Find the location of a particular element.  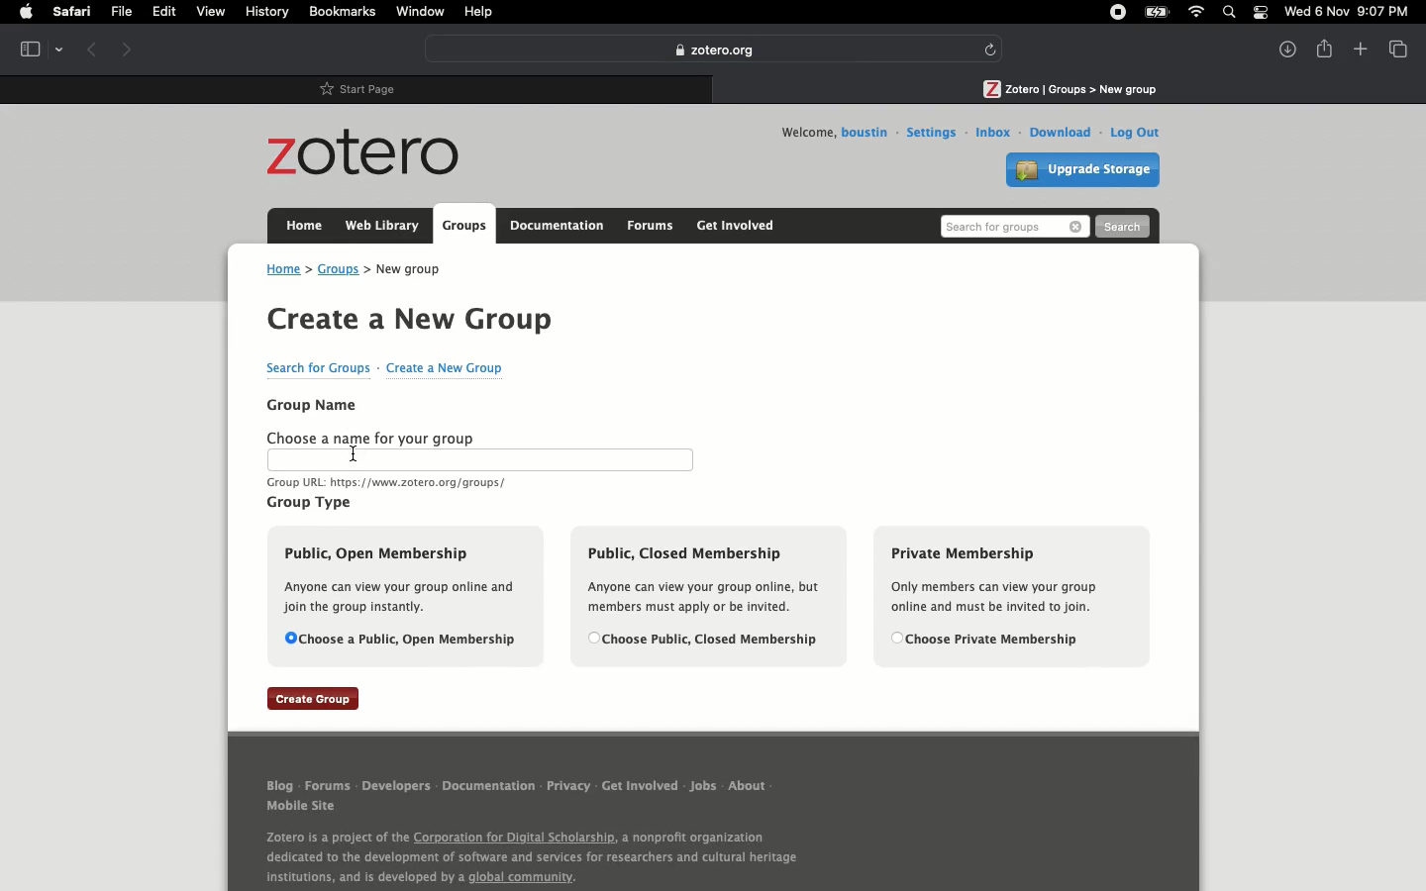

Log out is located at coordinates (1132, 132).